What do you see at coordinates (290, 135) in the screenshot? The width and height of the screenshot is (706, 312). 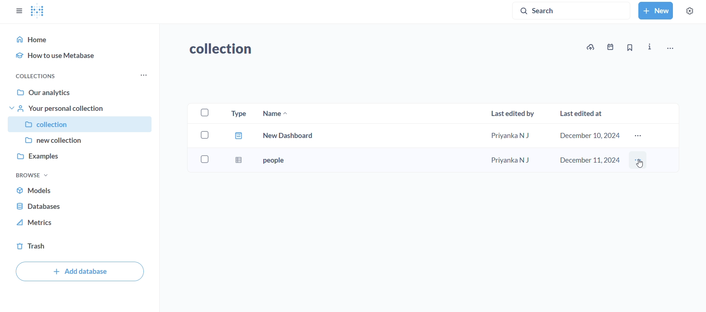 I see `newdashboard` at bounding box center [290, 135].